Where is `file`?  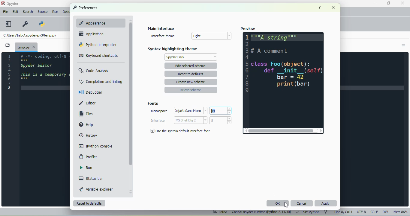
file is located at coordinates (5, 11).